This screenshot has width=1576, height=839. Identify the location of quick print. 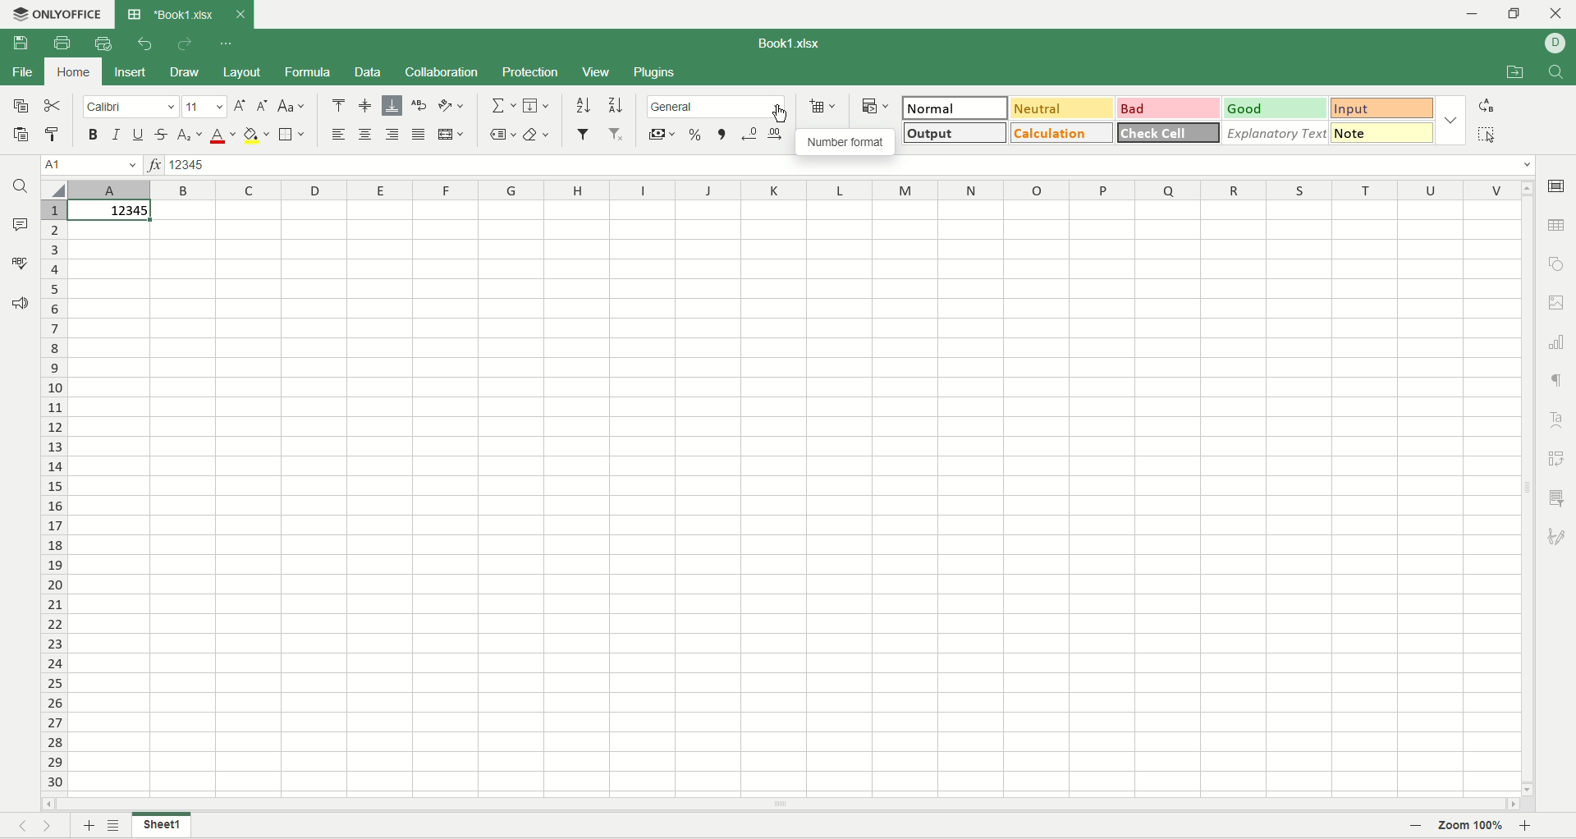
(103, 44).